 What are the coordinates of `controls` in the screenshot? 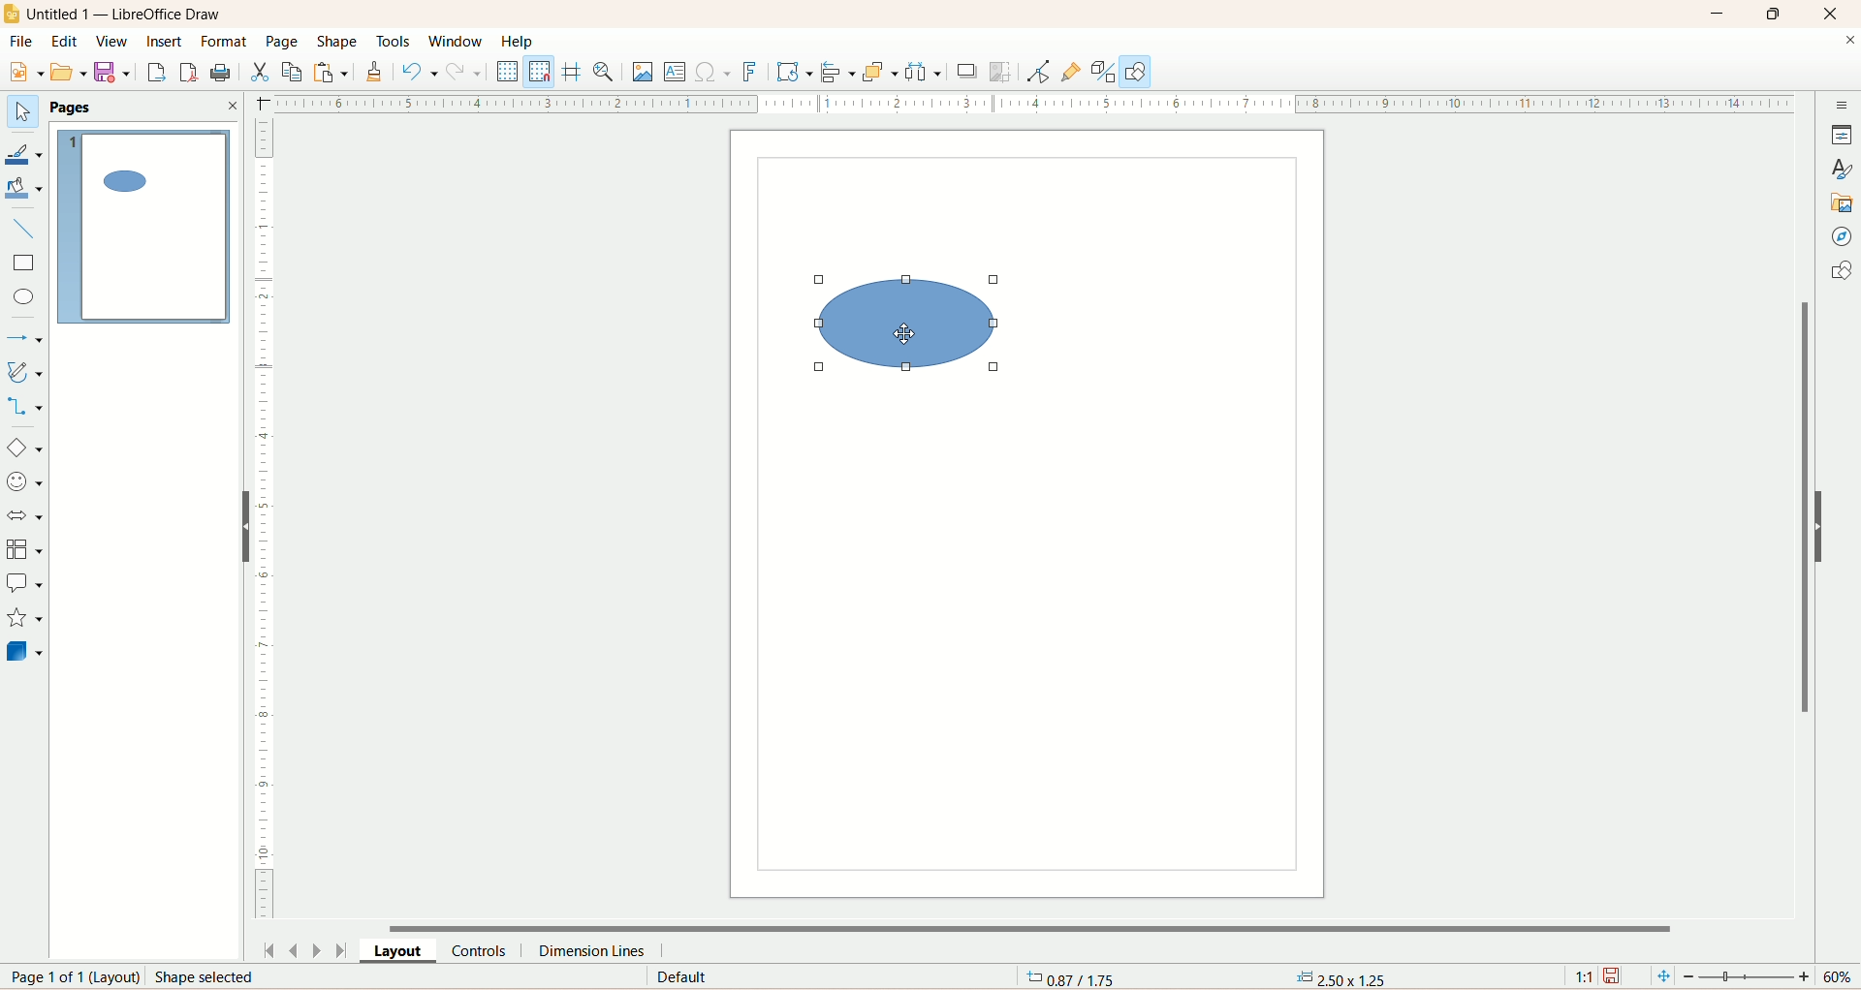 It's located at (484, 951).